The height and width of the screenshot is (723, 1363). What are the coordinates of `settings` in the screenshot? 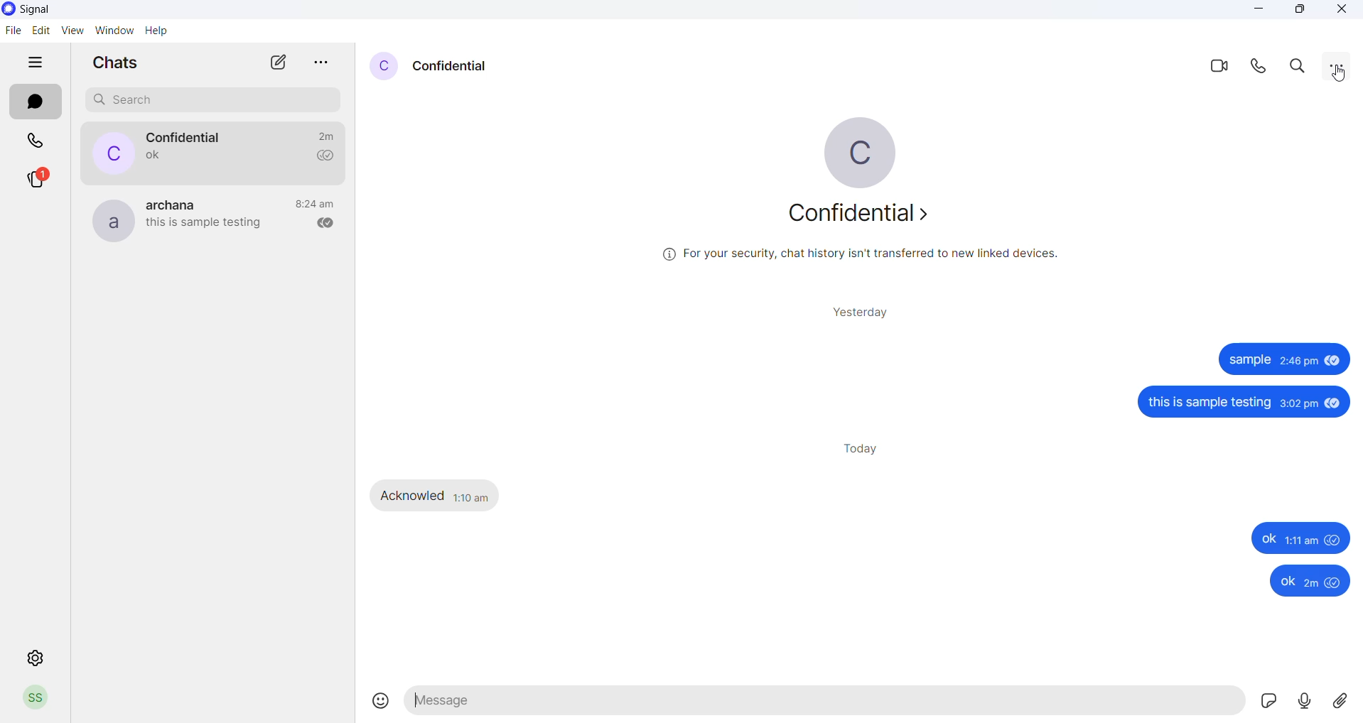 It's located at (35, 659).